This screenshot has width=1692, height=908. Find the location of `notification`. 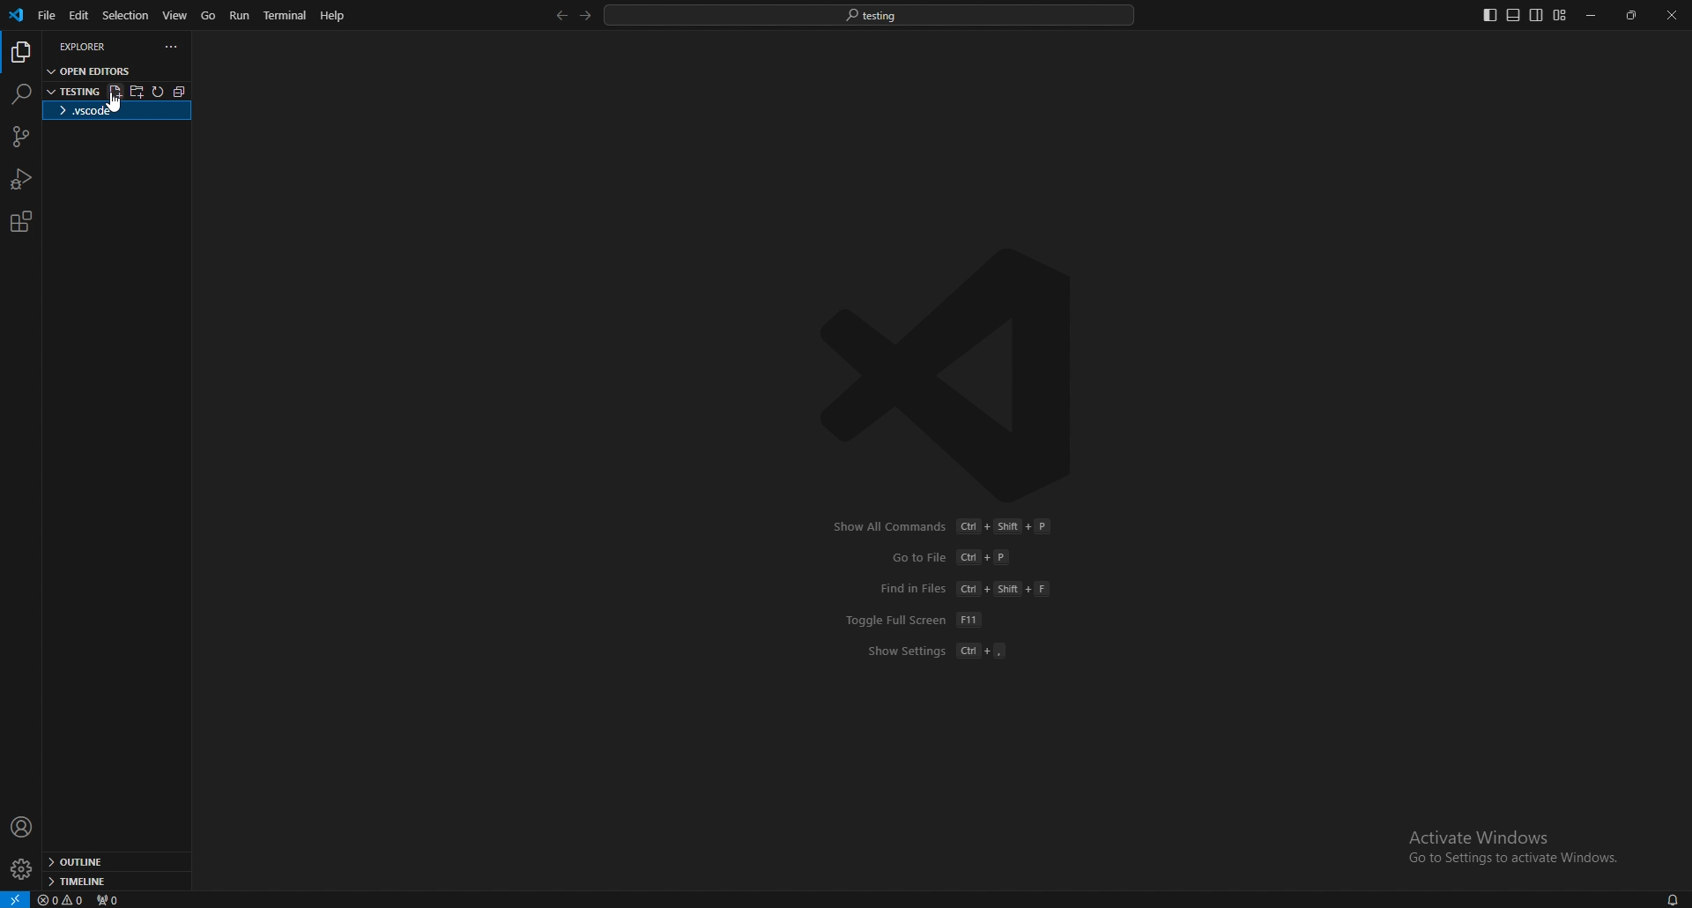

notification is located at coordinates (1671, 899).